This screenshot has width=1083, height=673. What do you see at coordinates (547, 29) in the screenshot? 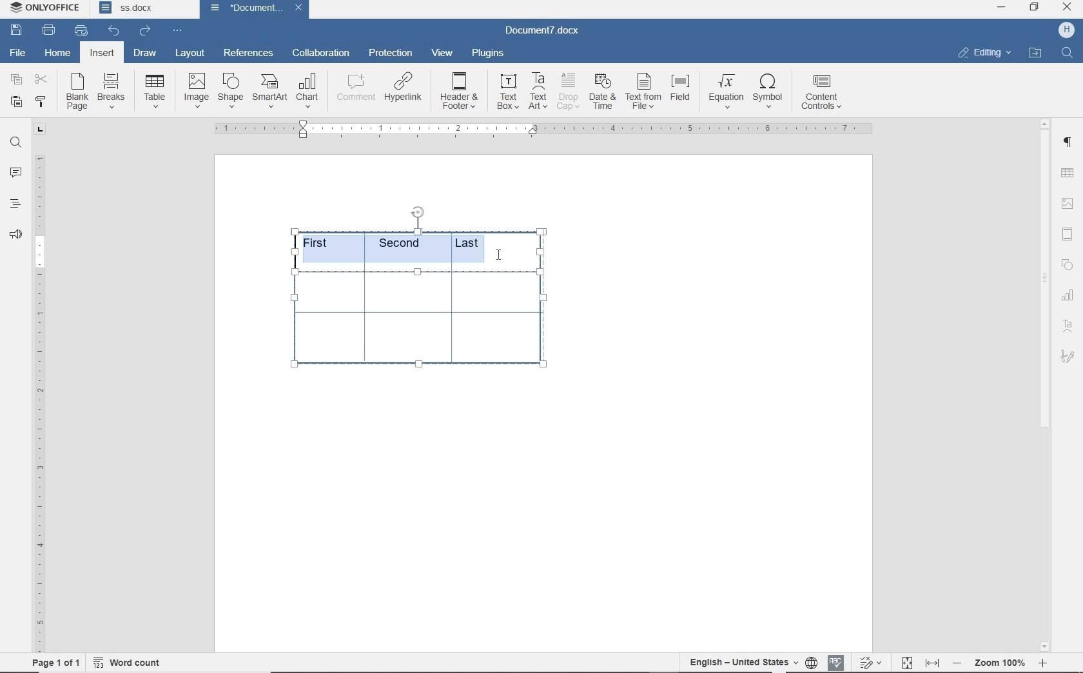
I see `document name` at bounding box center [547, 29].